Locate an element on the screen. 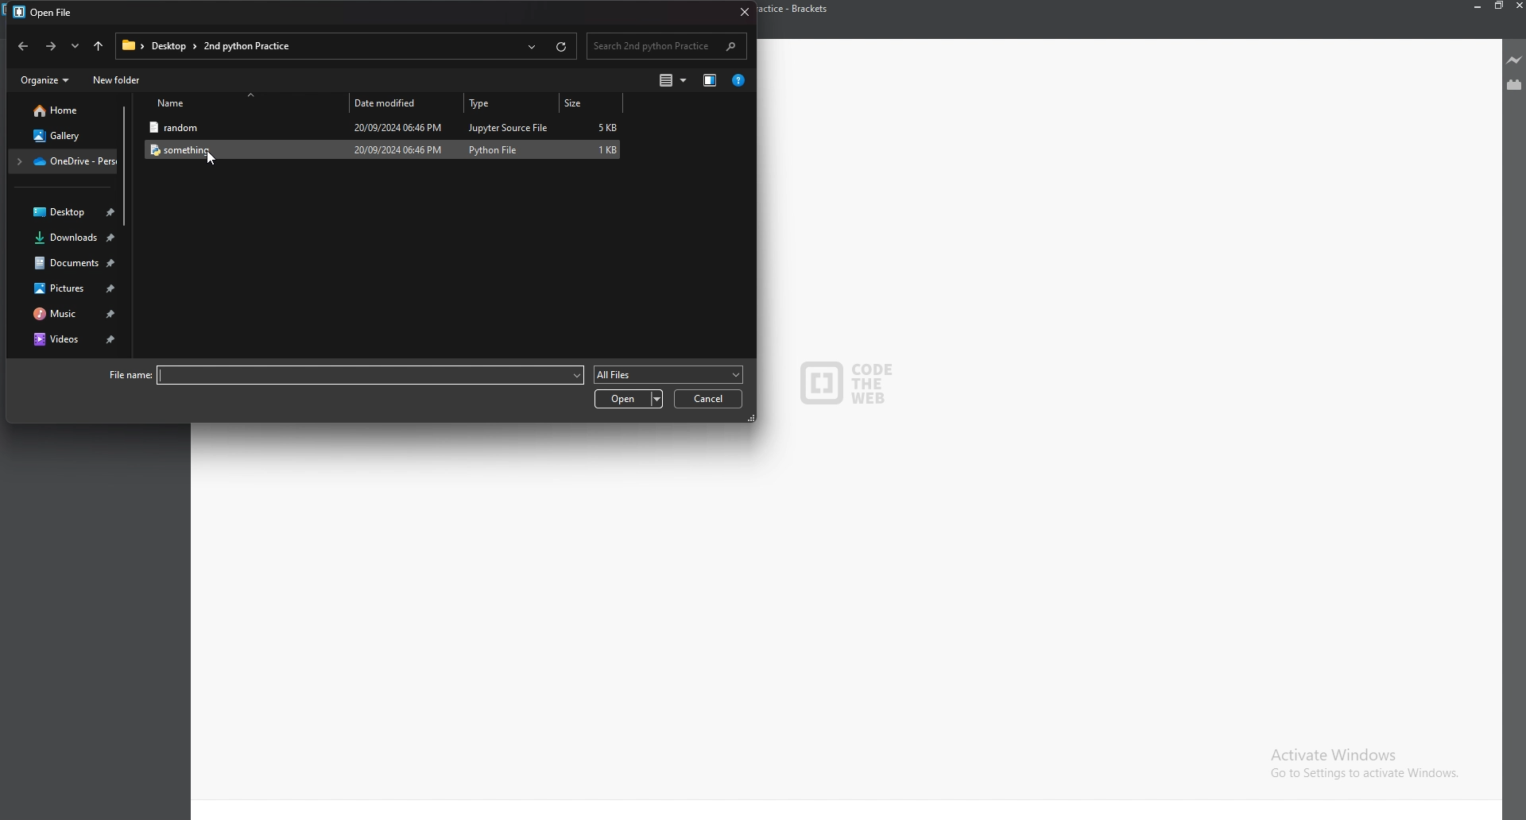 Image resolution: width=1526 pixels, height=820 pixels. open file is located at coordinates (46, 14).